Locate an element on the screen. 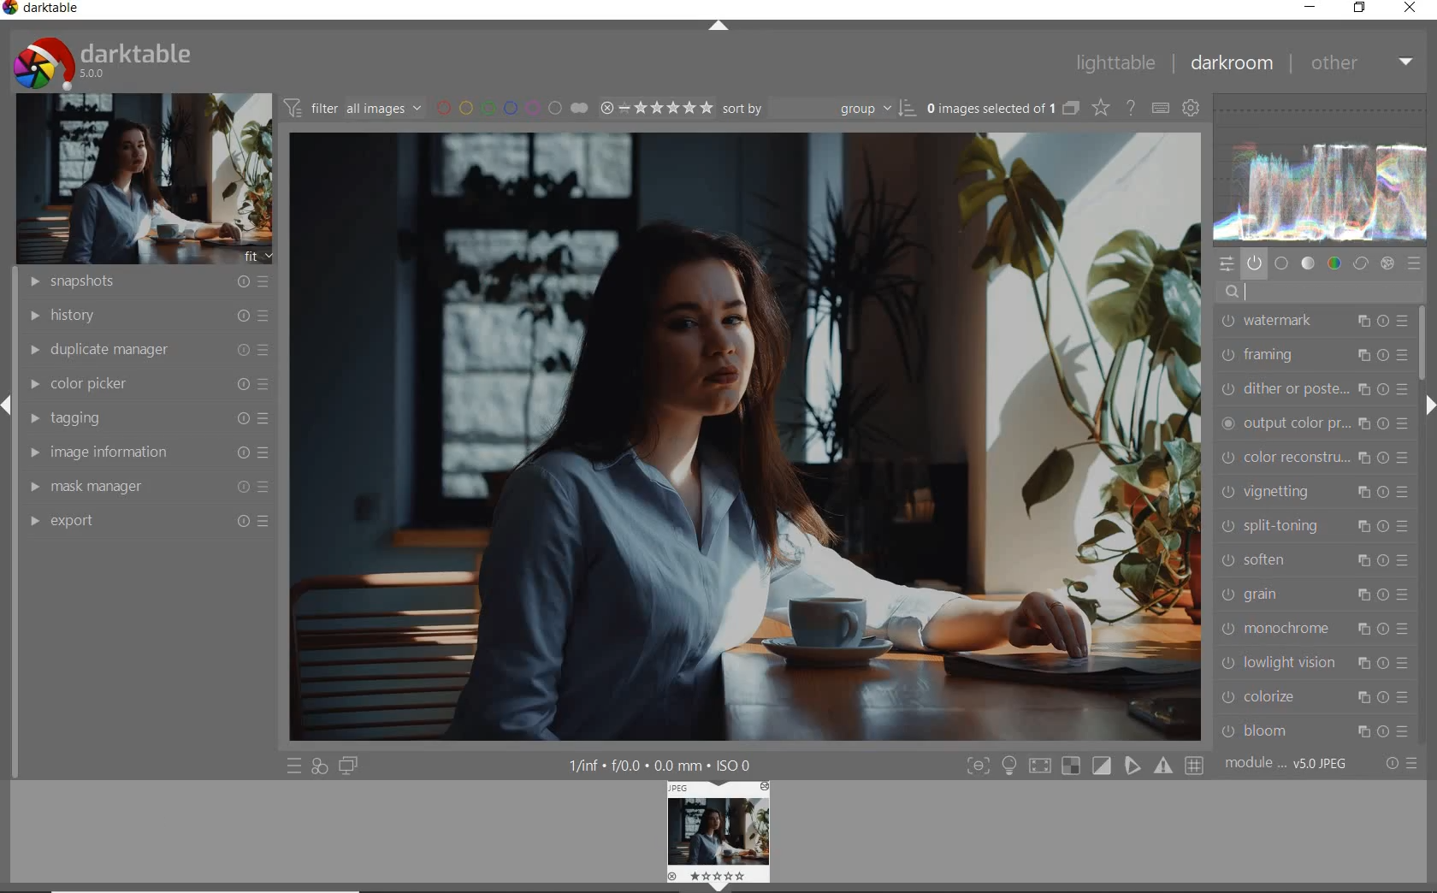 The width and height of the screenshot is (1437, 893). dither or paste is located at coordinates (1312, 388).